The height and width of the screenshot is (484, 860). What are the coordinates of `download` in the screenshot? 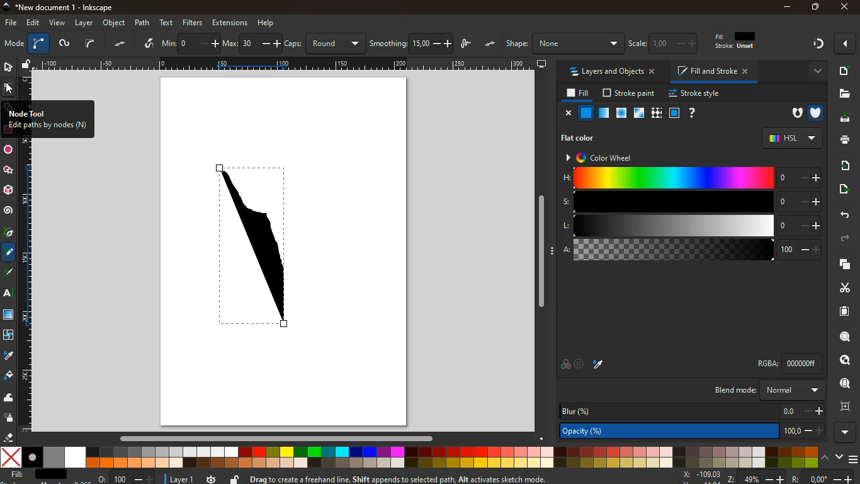 It's located at (843, 119).